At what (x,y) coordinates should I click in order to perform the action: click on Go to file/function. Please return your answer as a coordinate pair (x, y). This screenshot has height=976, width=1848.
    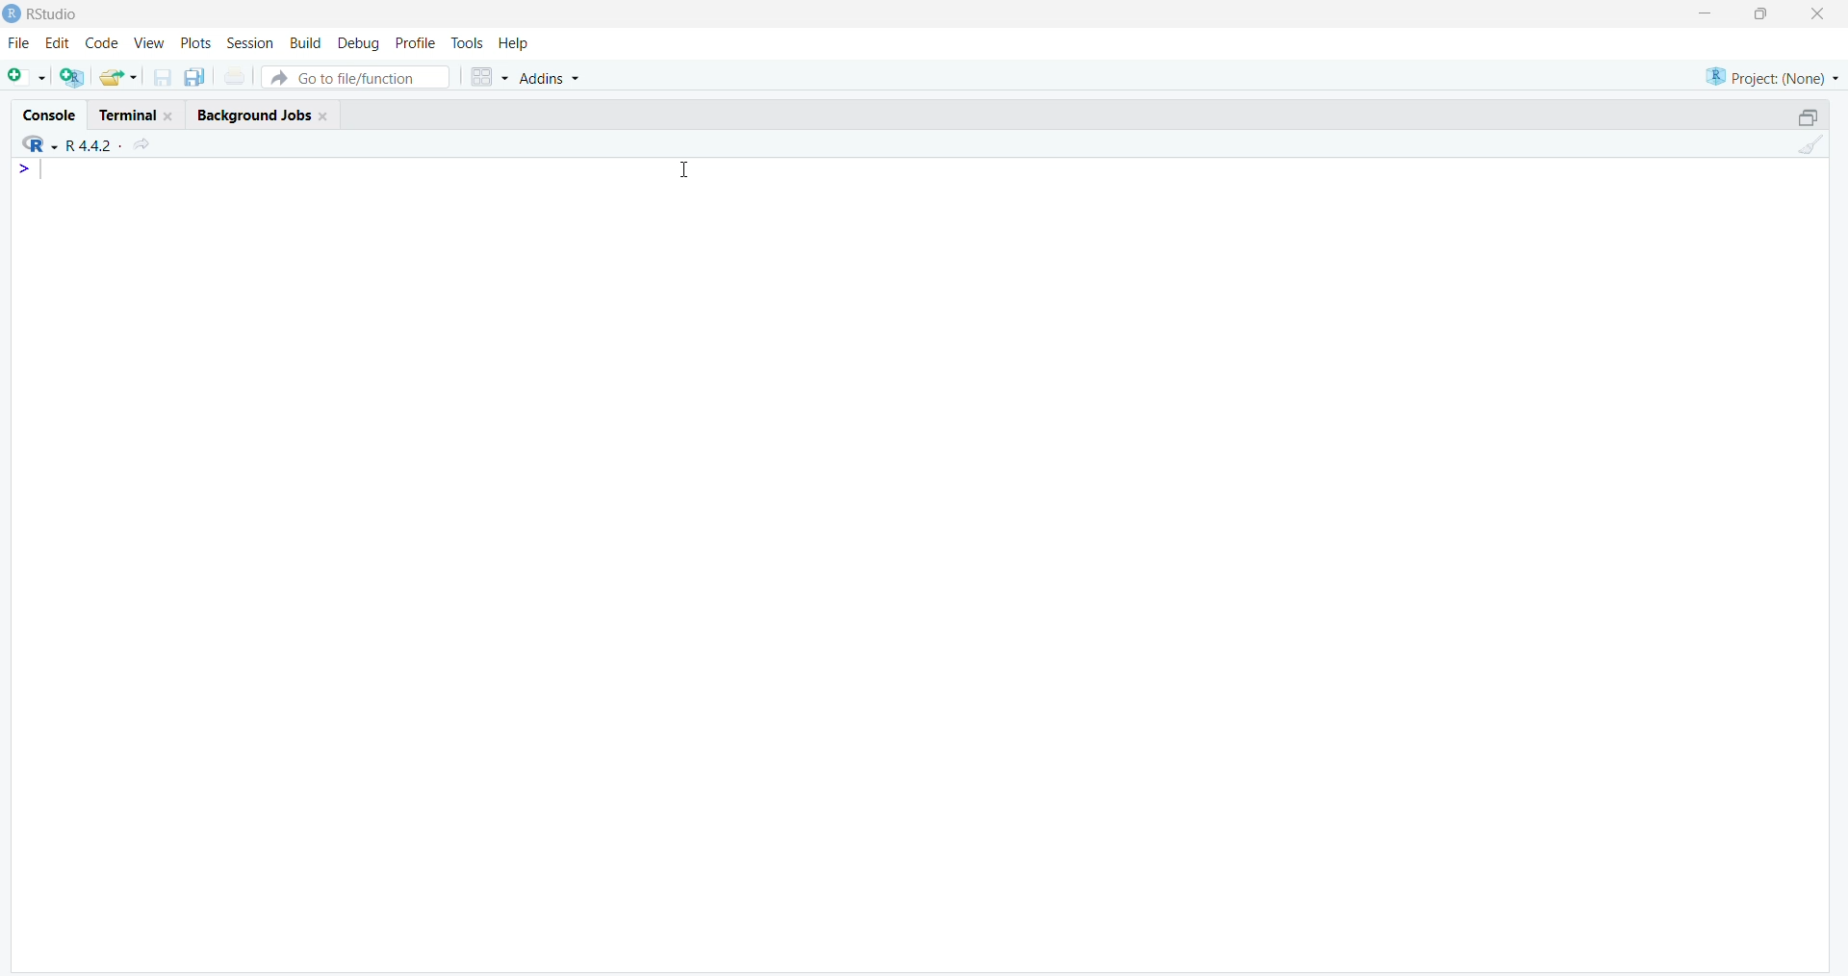
    Looking at the image, I should click on (361, 75).